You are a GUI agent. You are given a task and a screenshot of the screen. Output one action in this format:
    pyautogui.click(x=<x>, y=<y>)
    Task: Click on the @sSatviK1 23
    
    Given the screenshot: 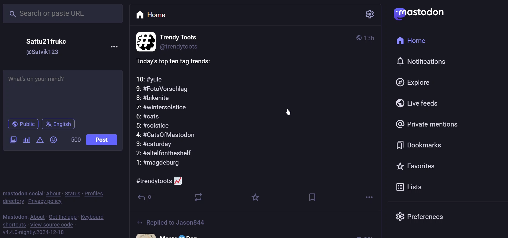 What is the action you would take?
    pyautogui.click(x=45, y=51)
    